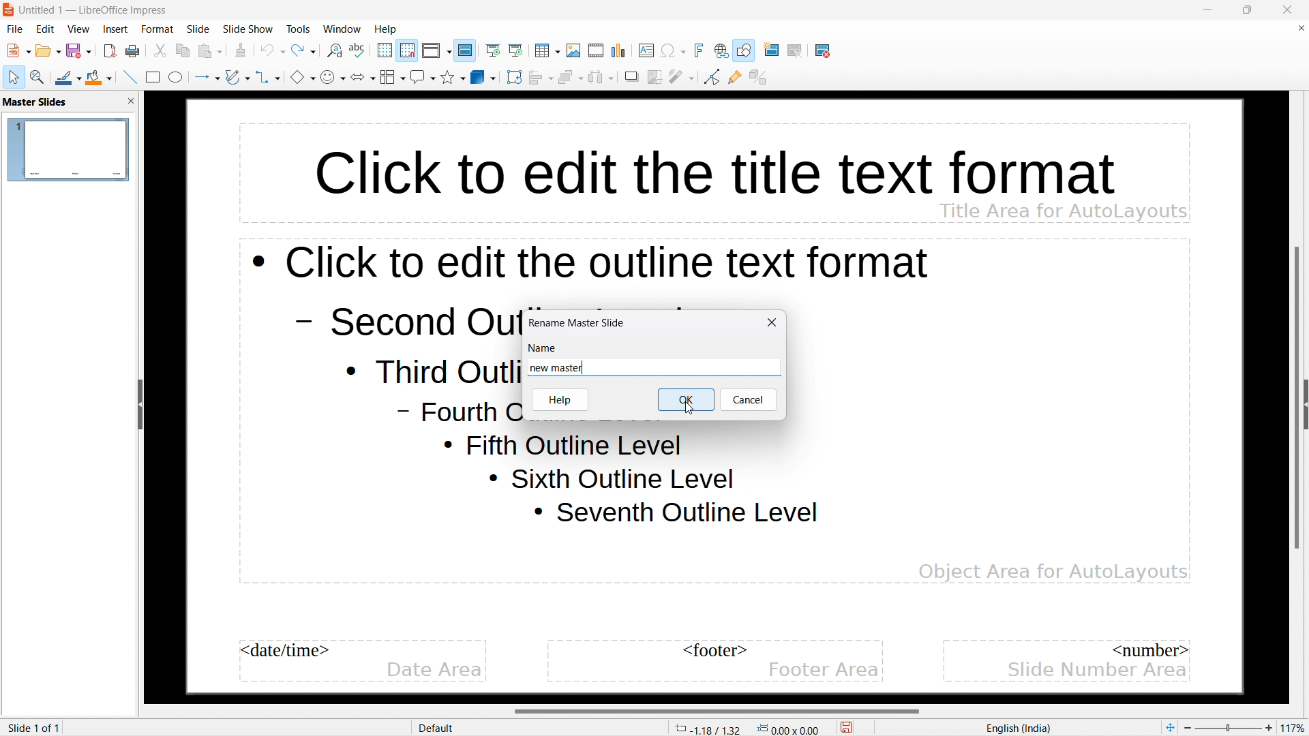 The image size is (1309, 736). I want to click on slide show, so click(248, 29).